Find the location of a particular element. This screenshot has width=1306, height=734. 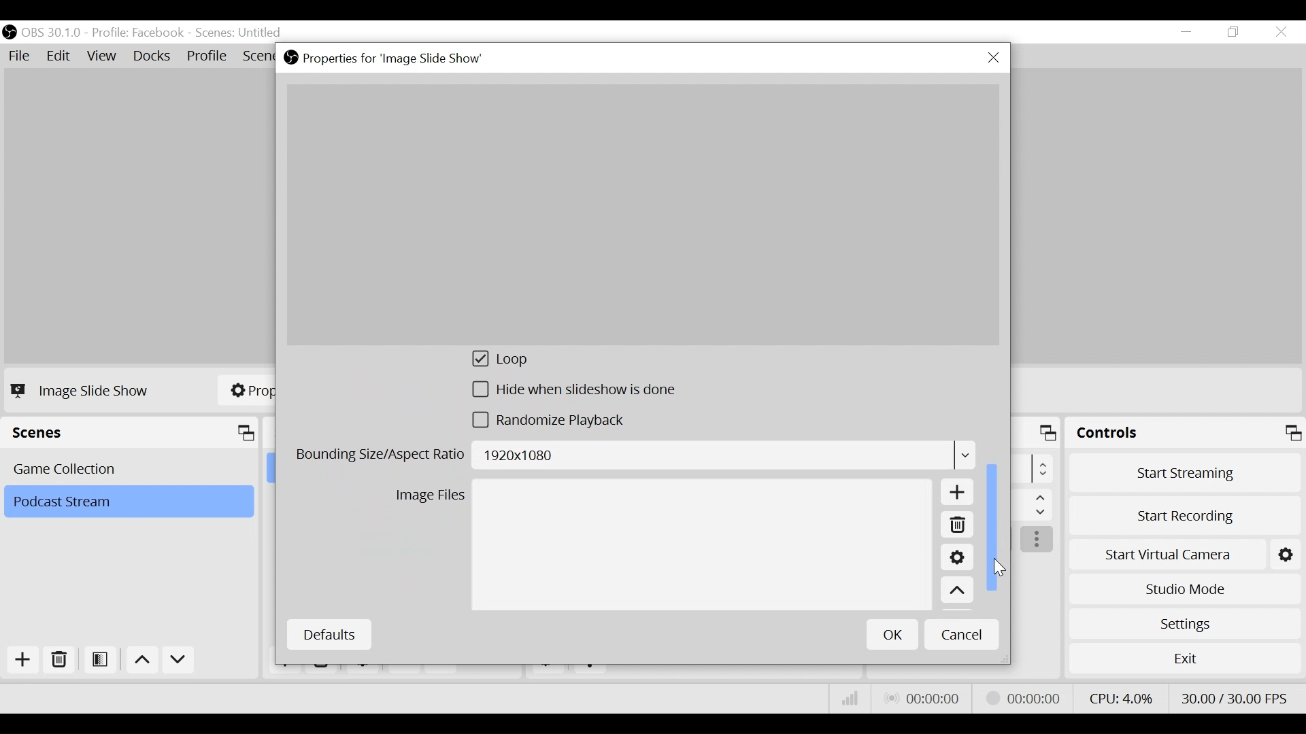

Preview Image Slide Show is located at coordinates (642, 215).